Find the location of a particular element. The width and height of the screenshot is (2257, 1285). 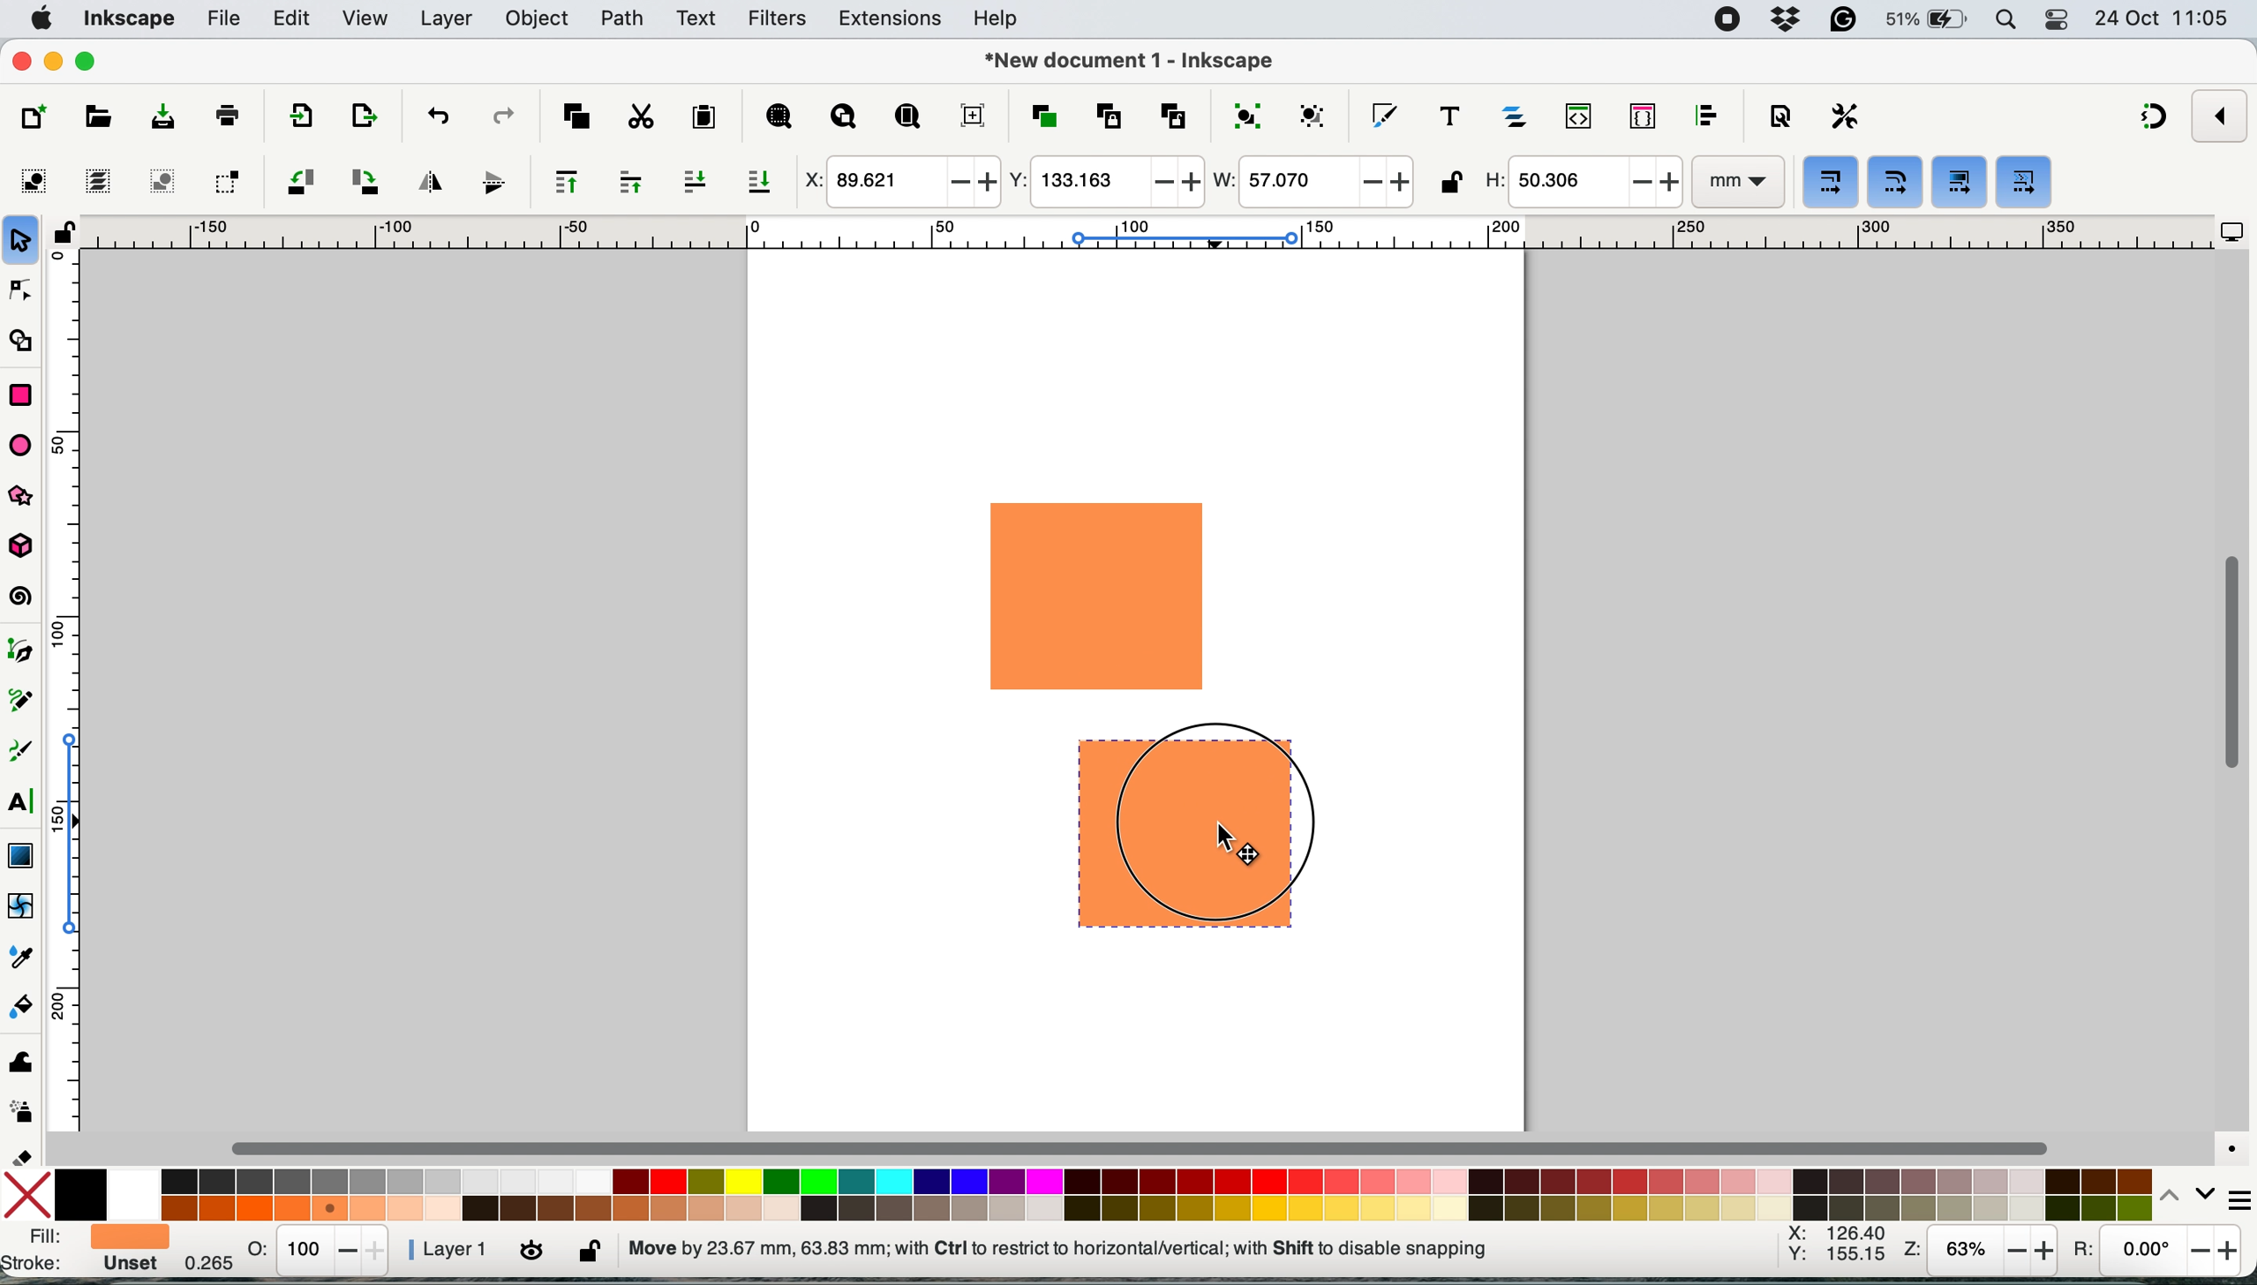

when scaling rectangles scale the radii of rounded corners is located at coordinates (1892, 184).